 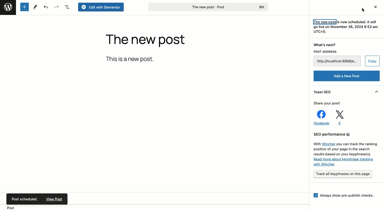 What do you see at coordinates (131, 59) in the screenshot?
I see `This is a new post.` at bounding box center [131, 59].